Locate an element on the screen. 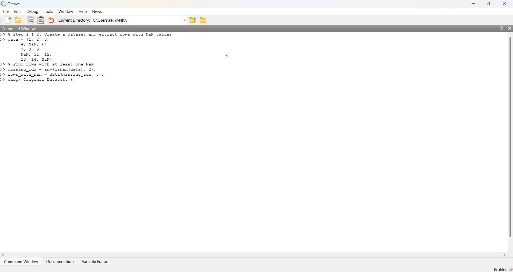 Image resolution: width=513 pixels, height=272 pixels. previous folder is located at coordinates (192, 21).